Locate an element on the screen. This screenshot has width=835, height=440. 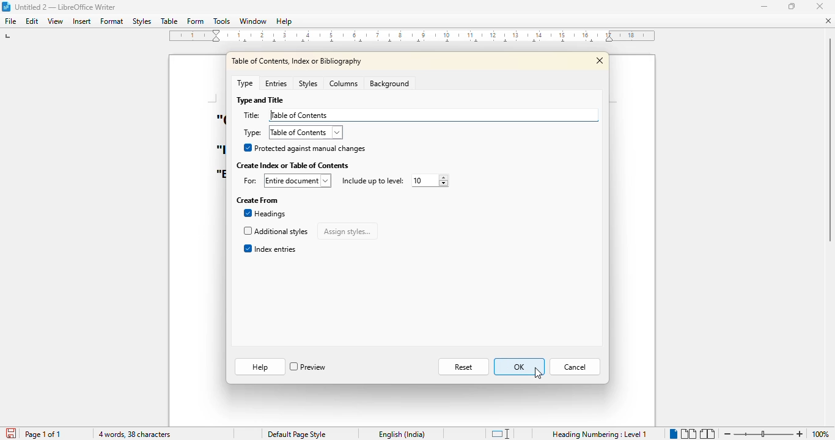
background is located at coordinates (390, 83).